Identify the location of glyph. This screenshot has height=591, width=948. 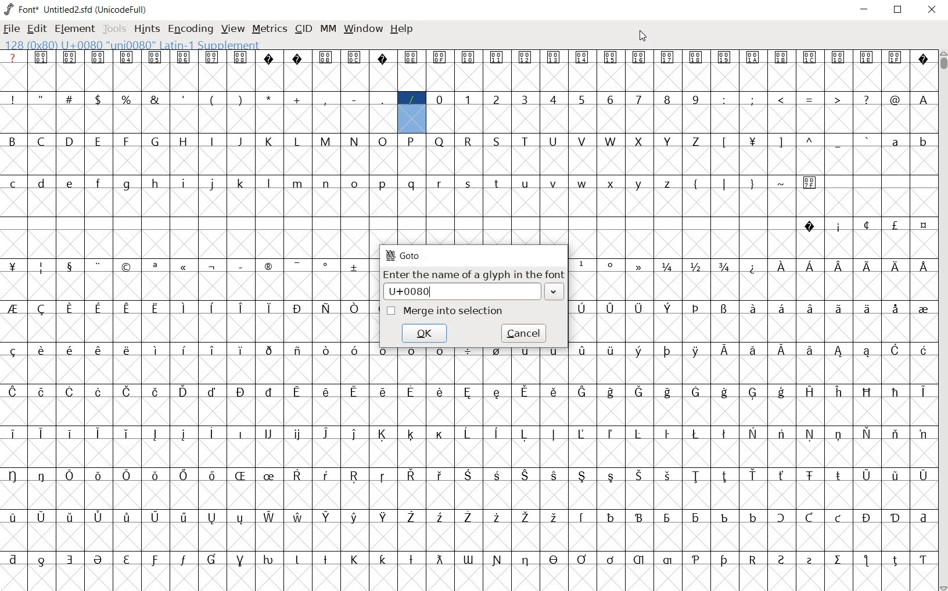
(241, 57).